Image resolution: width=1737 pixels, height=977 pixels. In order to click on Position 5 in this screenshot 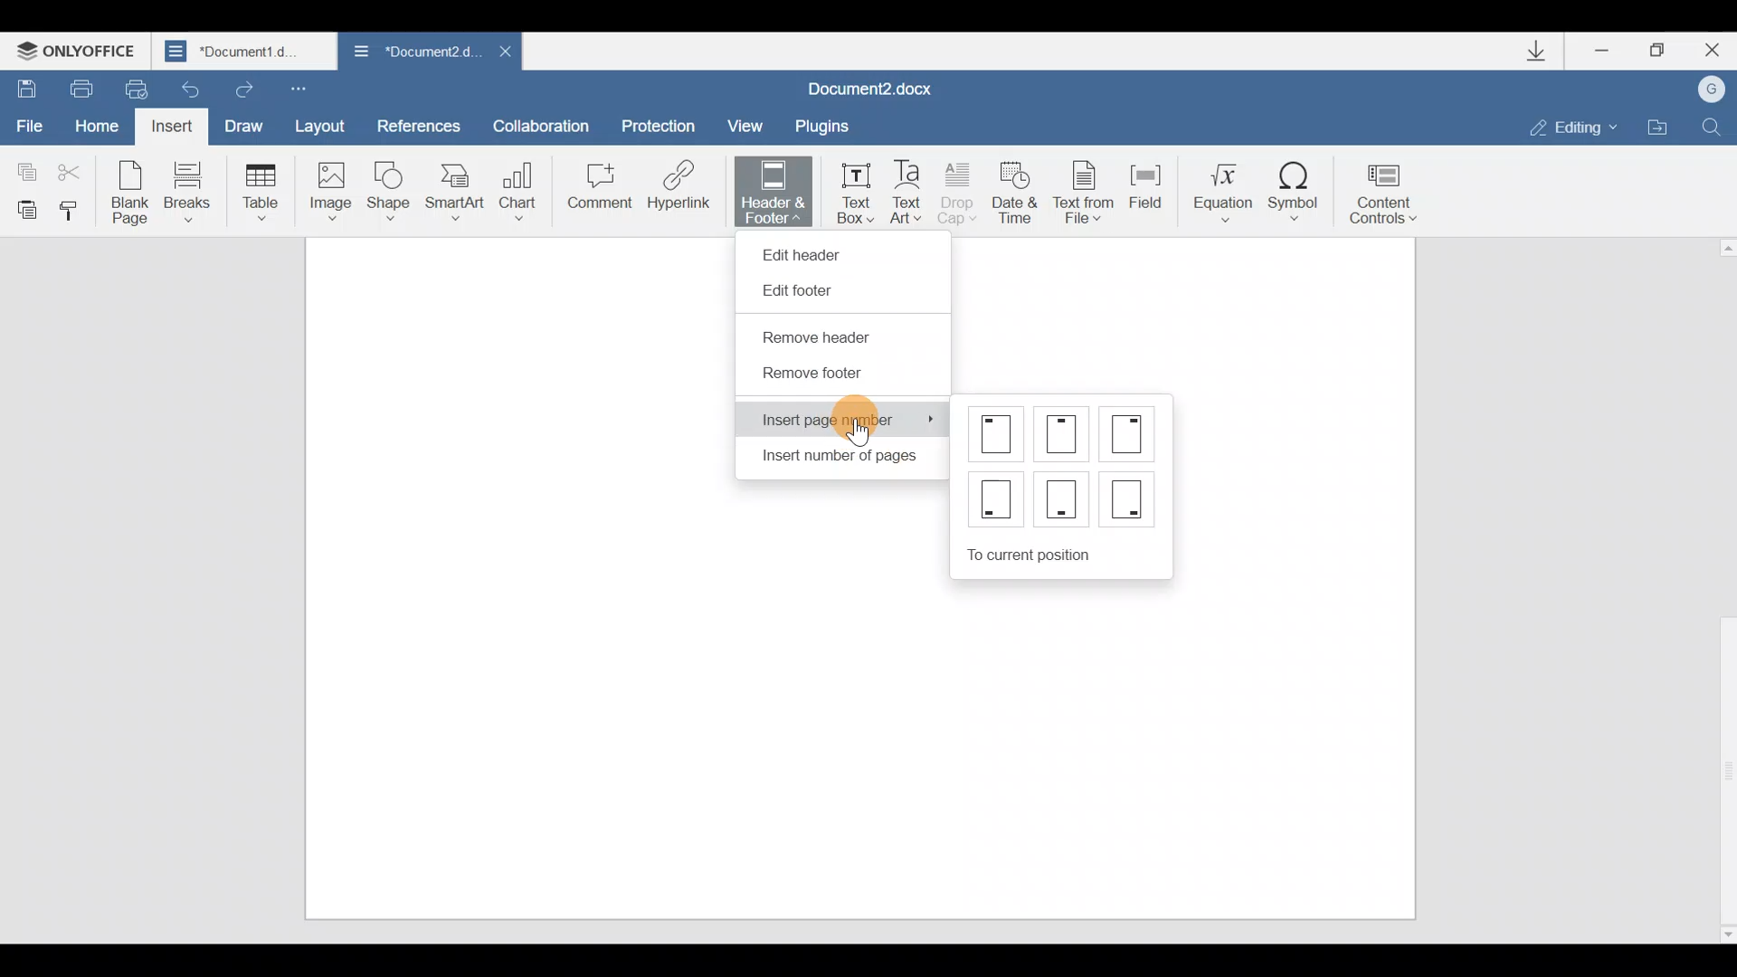, I will do `click(1064, 498)`.